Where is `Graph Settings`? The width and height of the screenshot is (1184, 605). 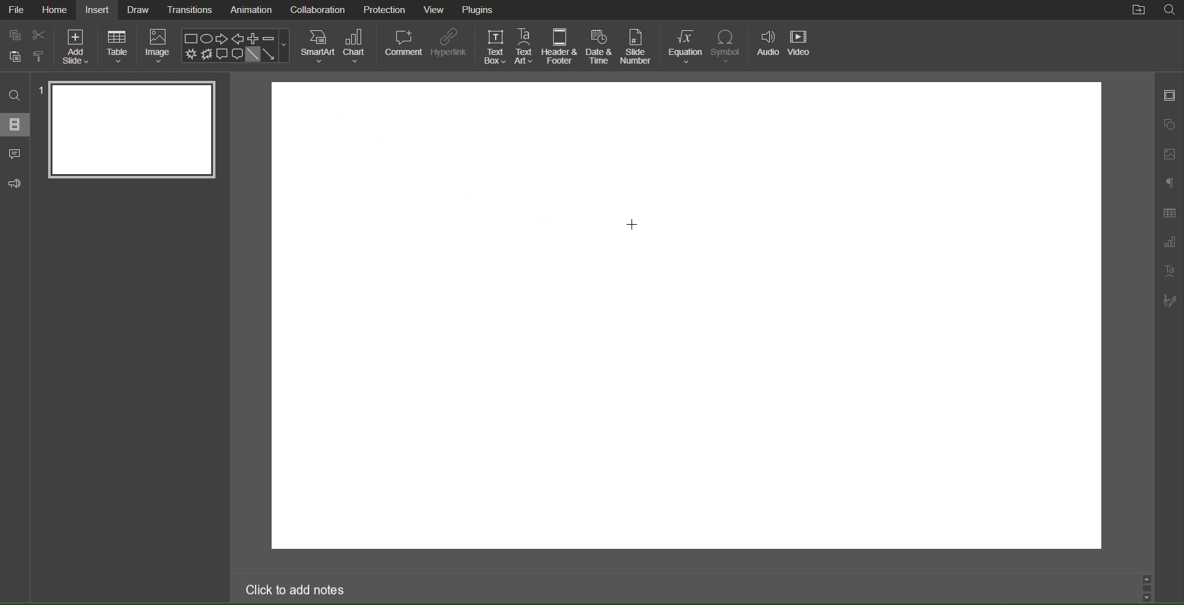 Graph Settings is located at coordinates (1169, 243).